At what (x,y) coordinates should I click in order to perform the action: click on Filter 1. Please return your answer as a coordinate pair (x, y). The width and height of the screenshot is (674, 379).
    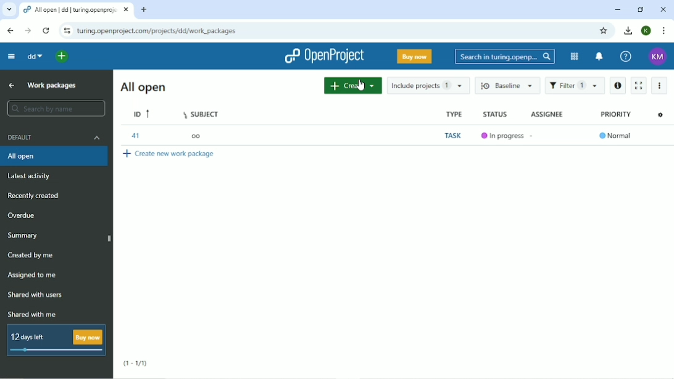
    Looking at the image, I should click on (575, 86).